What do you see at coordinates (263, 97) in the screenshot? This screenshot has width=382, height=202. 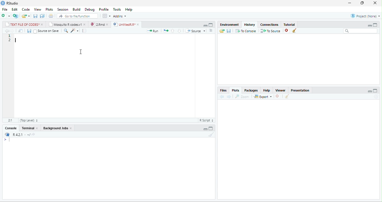 I see `Export` at bounding box center [263, 97].